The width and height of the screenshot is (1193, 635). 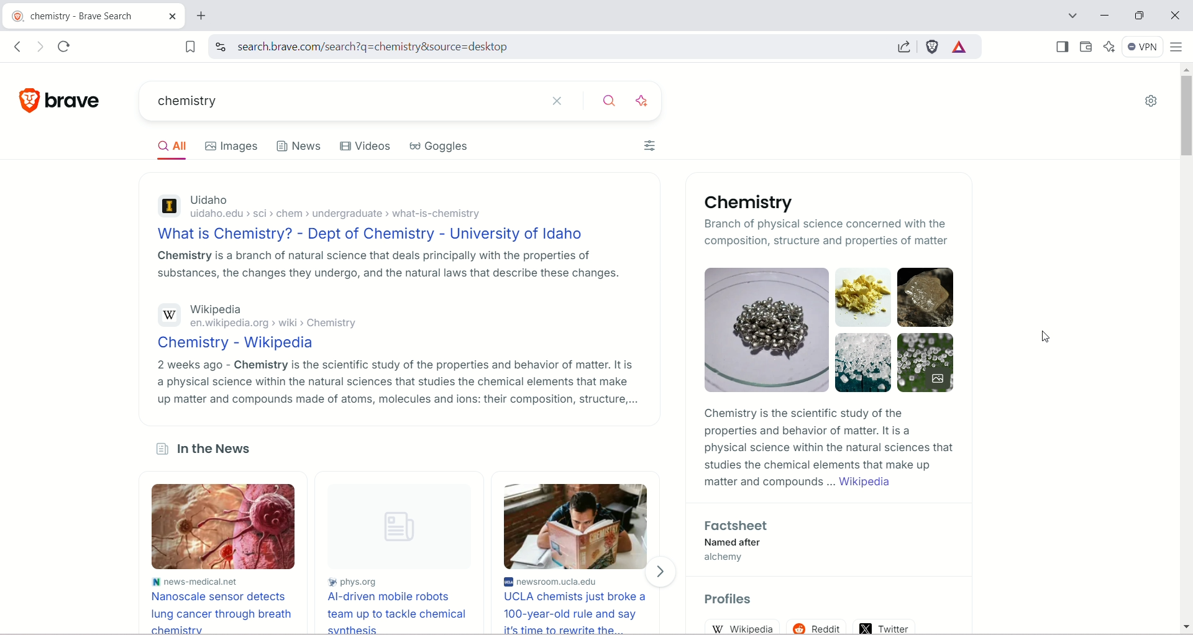 I want to click on Reddit profile link, so click(x=816, y=626).